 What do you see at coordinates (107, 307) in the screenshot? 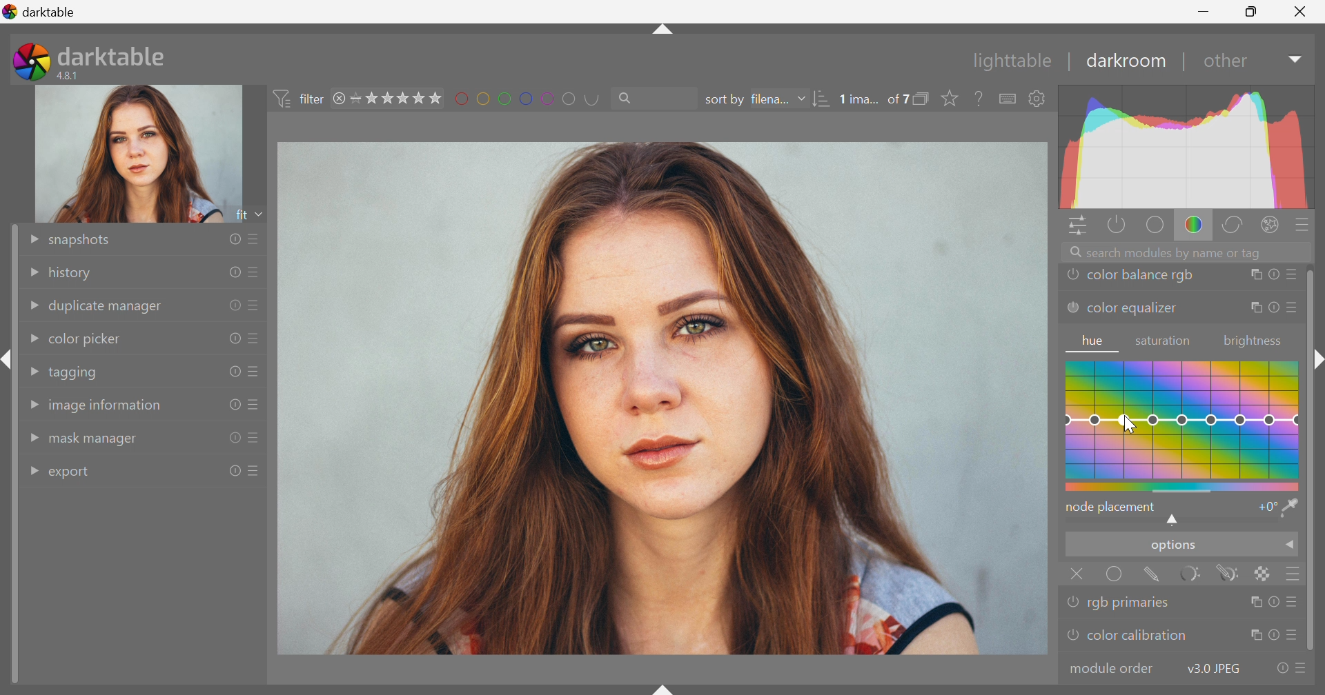
I see `duplicate manager` at bounding box center [107, 307].